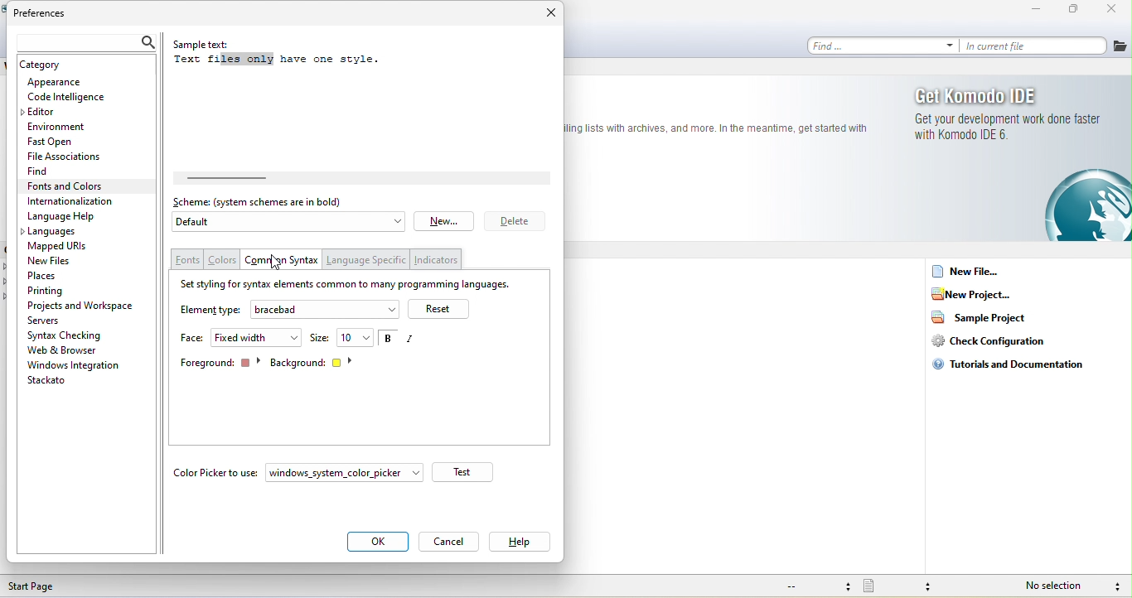 Image resolution: width=1132 pixels, height=598 pixels. I want to click on help, so click(523, 543).